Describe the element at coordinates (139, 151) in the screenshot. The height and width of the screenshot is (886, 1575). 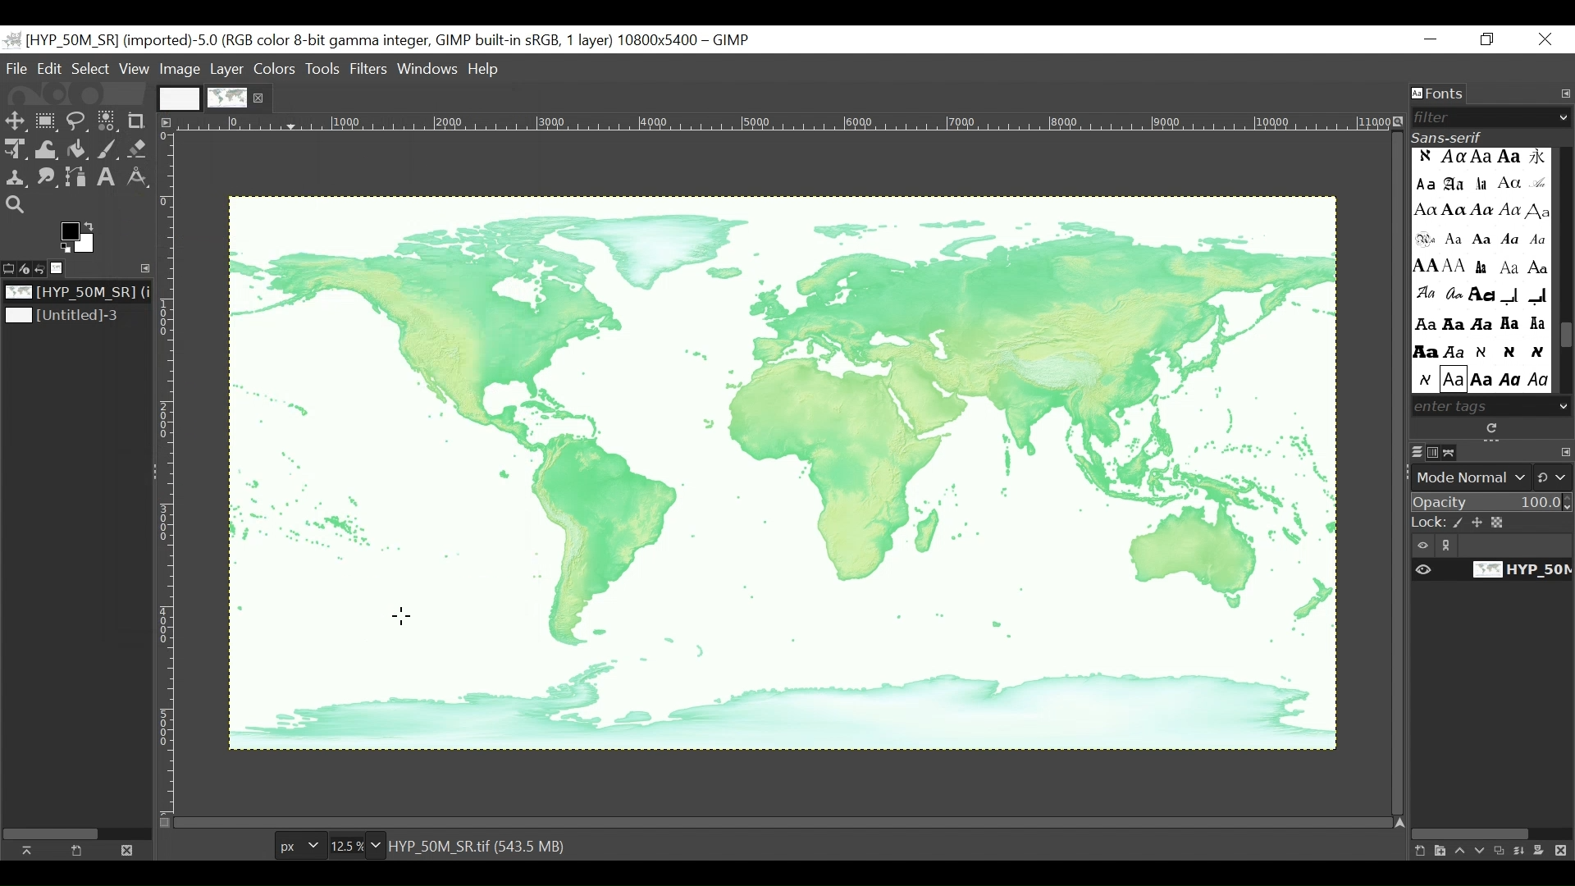
I see `Eraser Tool` at that location.